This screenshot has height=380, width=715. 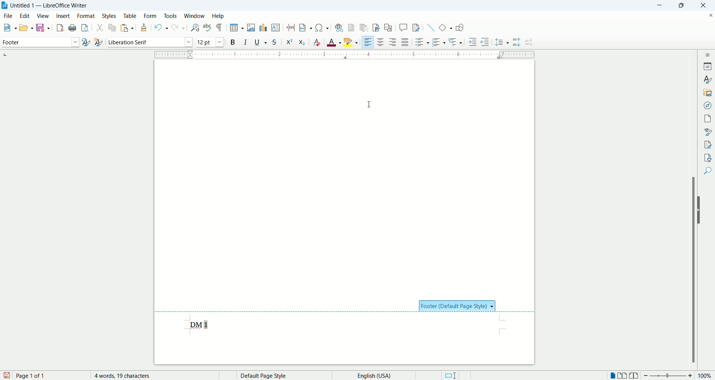 What do you see at coordinates (529, 42) in the screenshot?
I see `decrease paragraph spacing` at bounding box center [529, 42].